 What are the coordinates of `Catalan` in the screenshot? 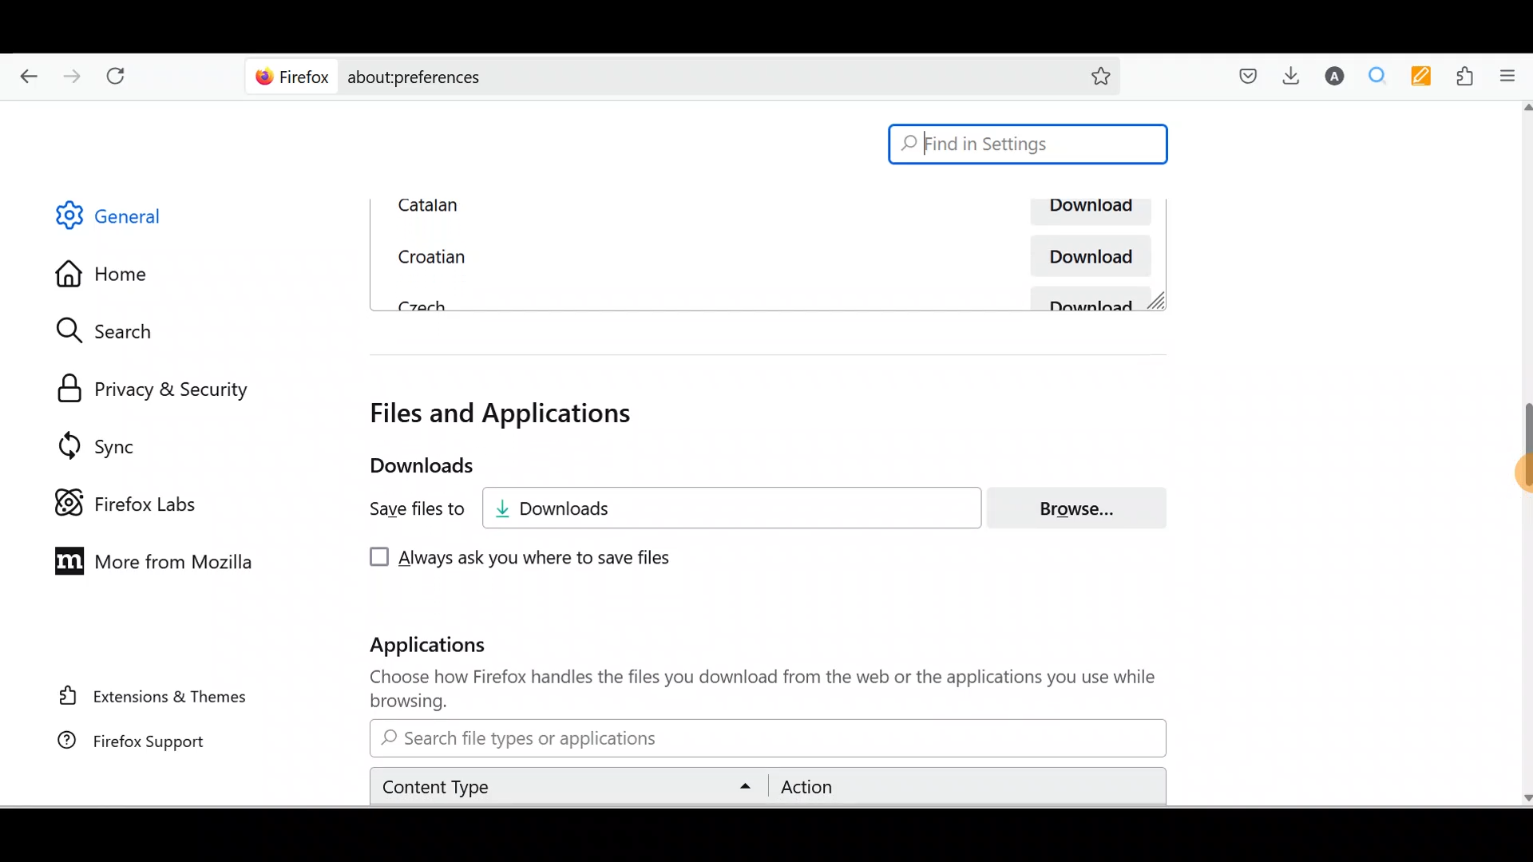 It's located at (563, 205).